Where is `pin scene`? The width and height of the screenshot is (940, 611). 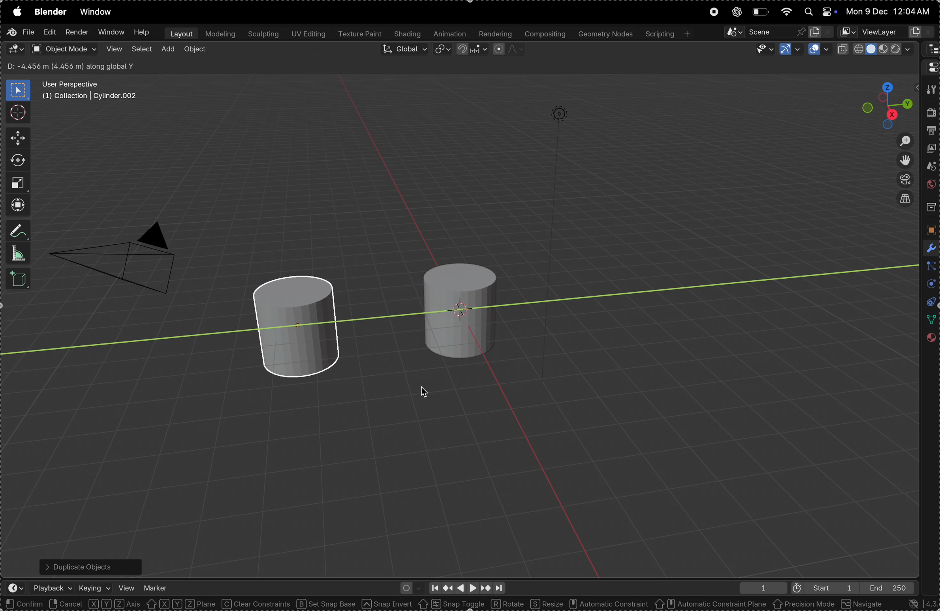 pin scene is located at coordinates (762, 32).